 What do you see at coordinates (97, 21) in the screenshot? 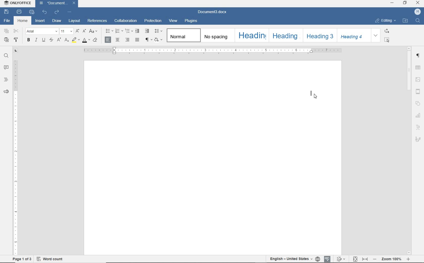
I see `REFERENCES` at bounding box center [97, 21].